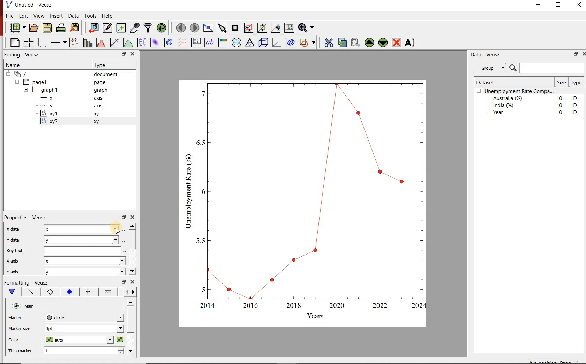 The width and height of the screenshot is (586, 364). What do you see at coordinates (520, 91) in the screenshot?
I see `Unemployment Rate Compa...` at bounding box center [520, 91].